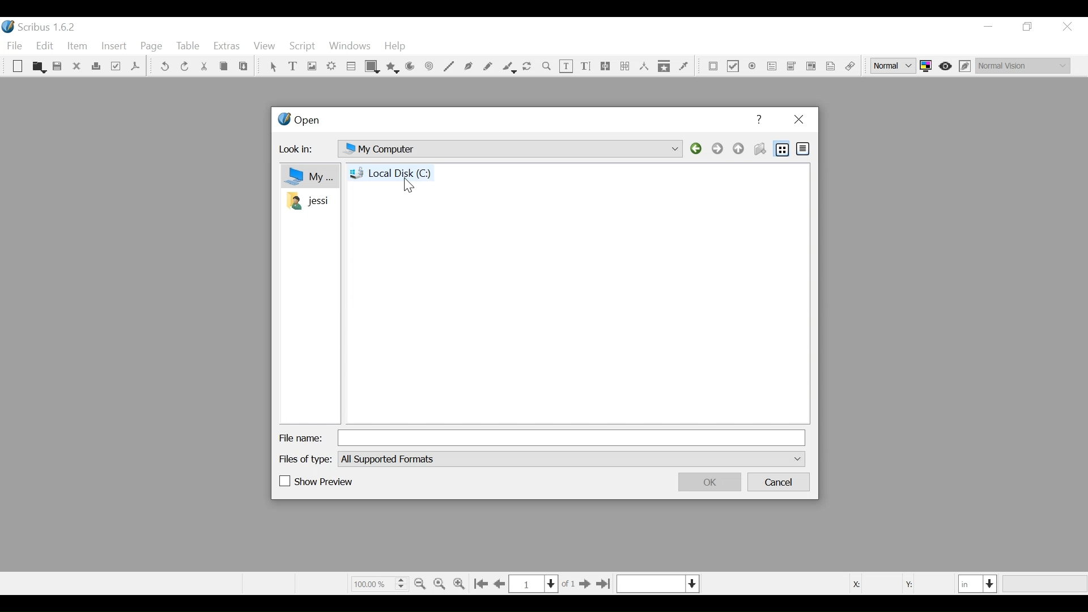 The width and height of the screenshot is (1088, 612). What do you see at coordinates (350, 47) in the screenshot?
I see `Windows` at bounding box center [350, 47].